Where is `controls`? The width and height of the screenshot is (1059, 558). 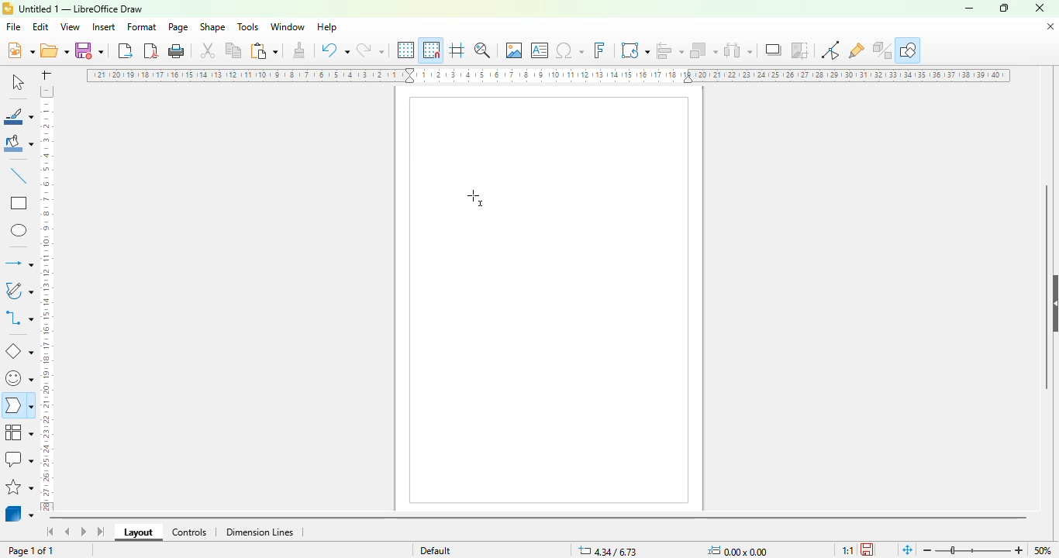 controls is located at coordinates (189, 532).